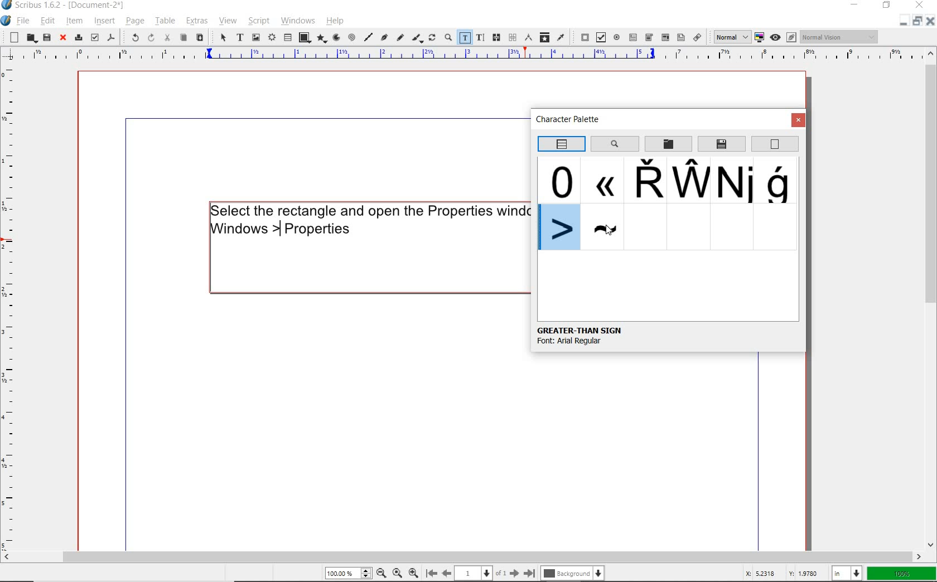 The width and height of the screenshot is (937, 582). What do you see at coordinates (63, 38) in the screenshot?
I see `close` at bounding box center [63, 38].